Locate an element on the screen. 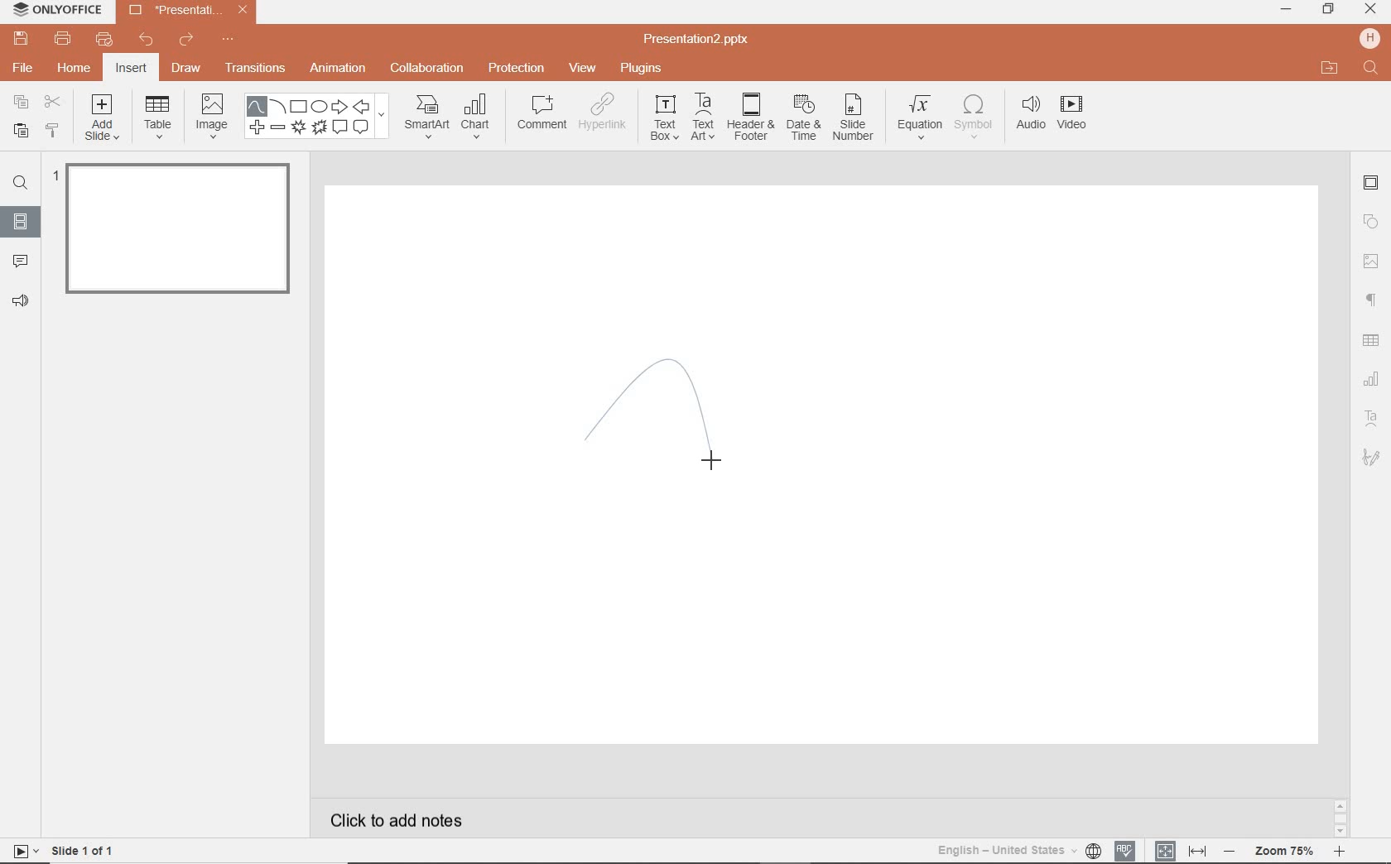 Image resolution: width=1391 pixels, height=864 pixels. ADD SLIDE is located at coordinates (103, 121).